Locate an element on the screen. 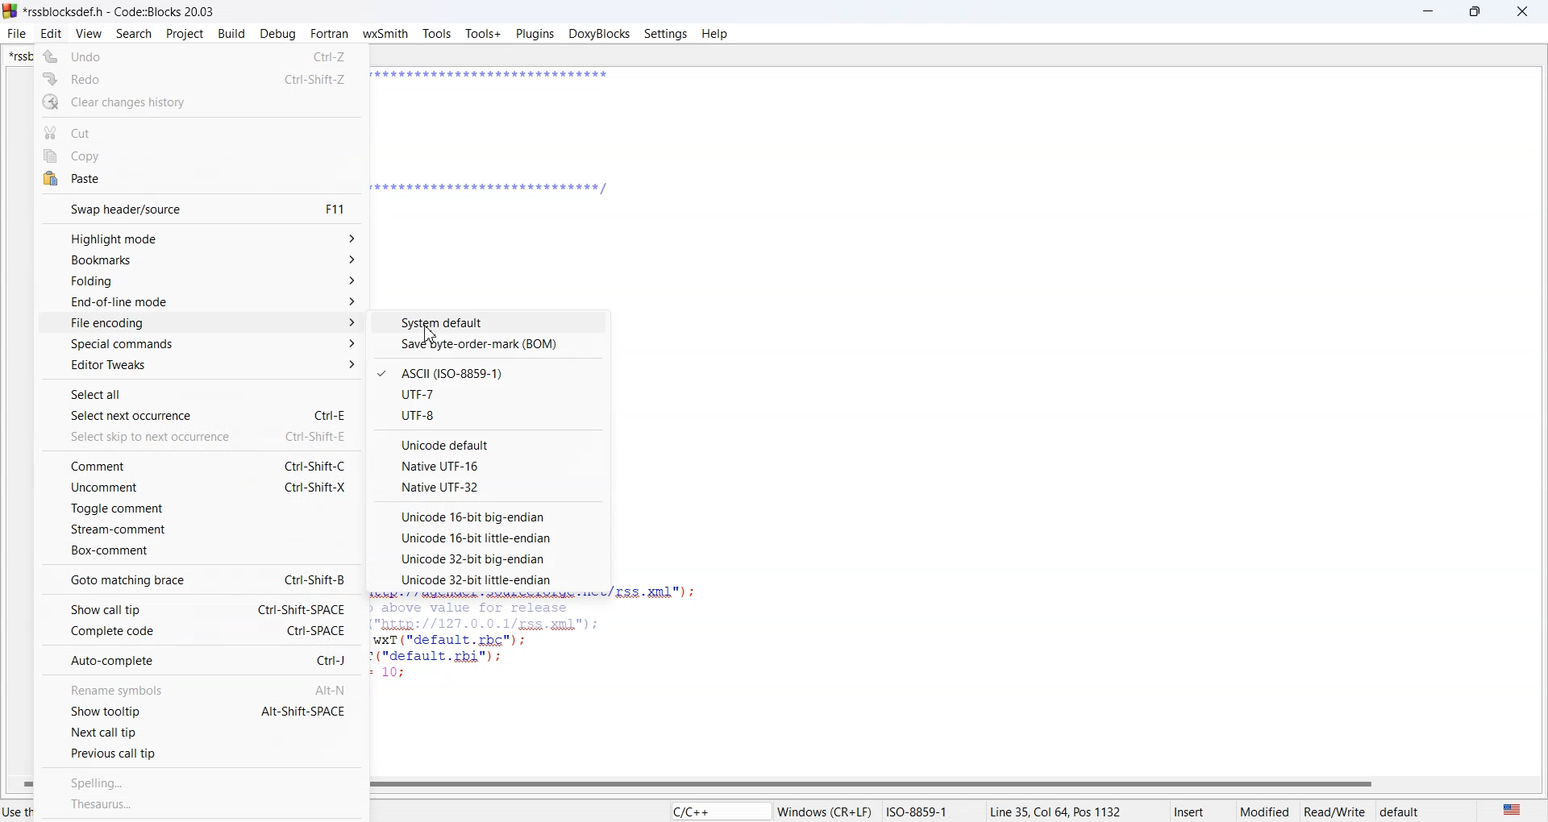 This screenshot has width=1548, height=822. Select next occurrence is located at coordinates (203, 413).